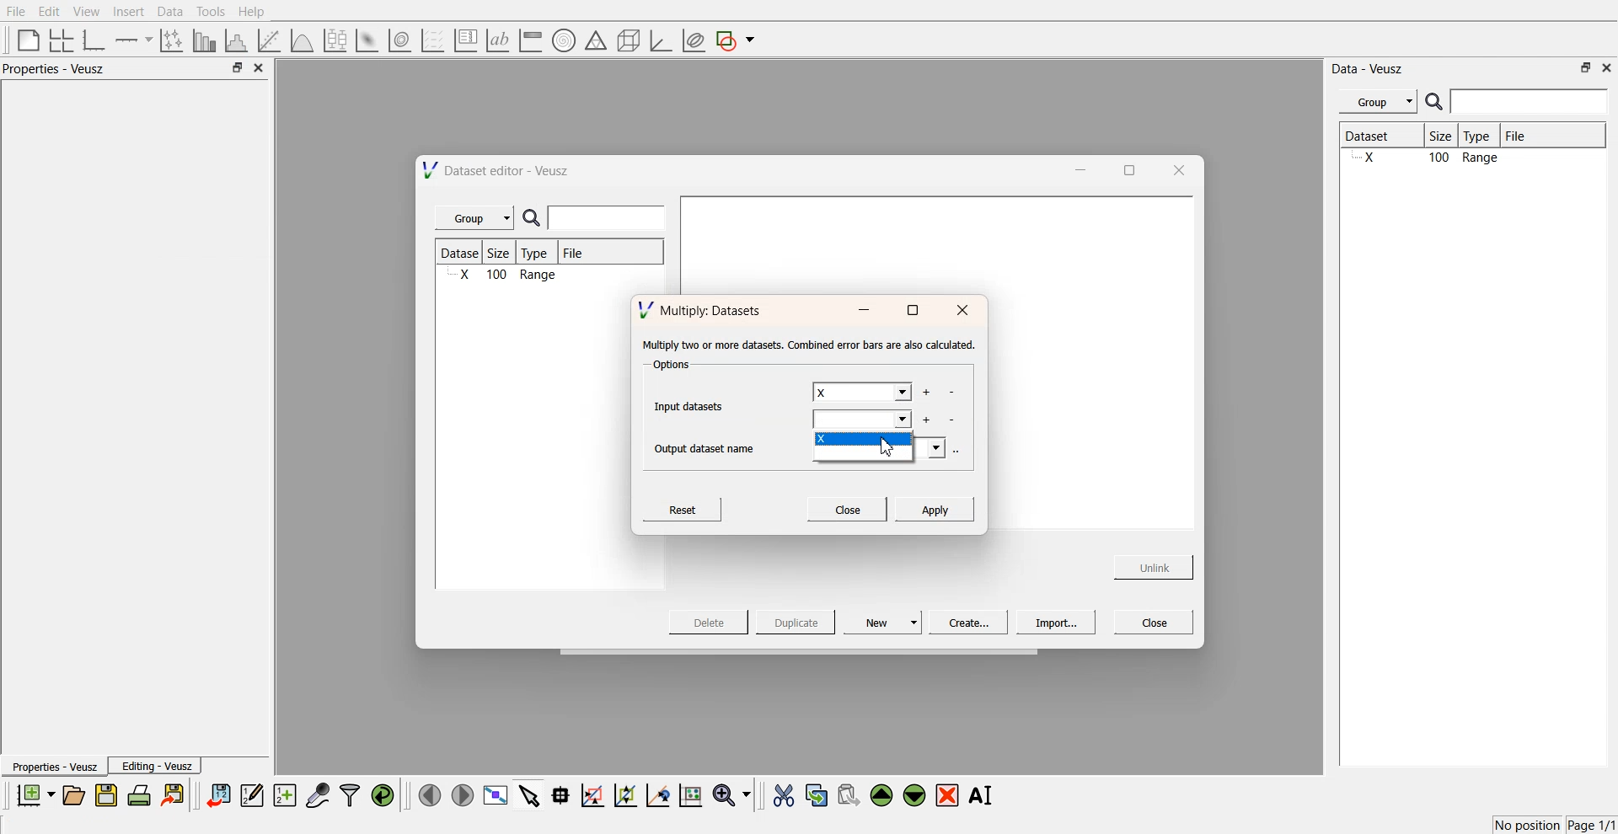 The width and height of the screenshot is (1618, 834). What do you see at coordinates (563, 42) in the screenshot?
I see `polar graph` at bounding box center [563, 42].